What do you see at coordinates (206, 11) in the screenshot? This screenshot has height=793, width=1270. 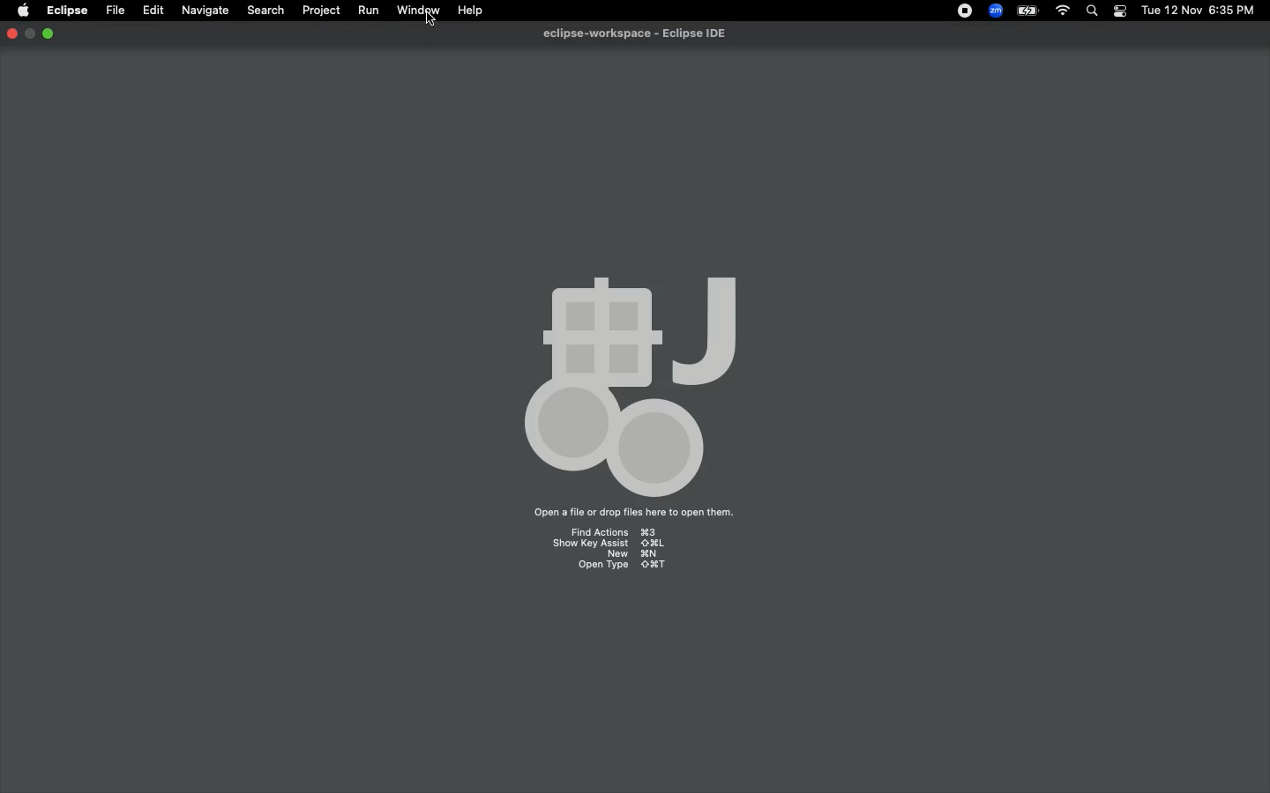 I see `Navigate` at bounding box center [206, 11].